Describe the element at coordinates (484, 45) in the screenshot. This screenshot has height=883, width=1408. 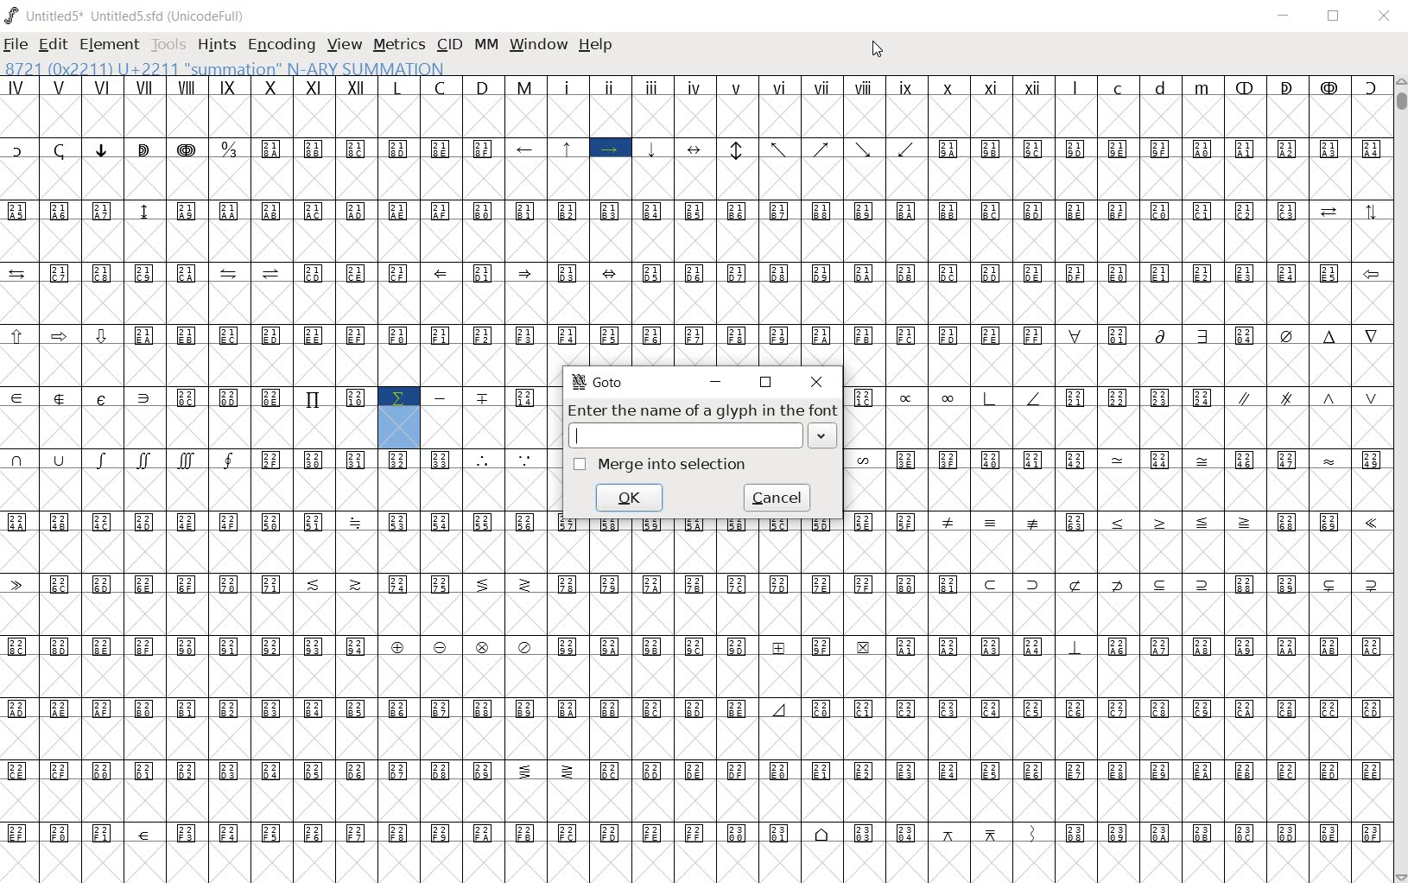
I see `mm` at that location.